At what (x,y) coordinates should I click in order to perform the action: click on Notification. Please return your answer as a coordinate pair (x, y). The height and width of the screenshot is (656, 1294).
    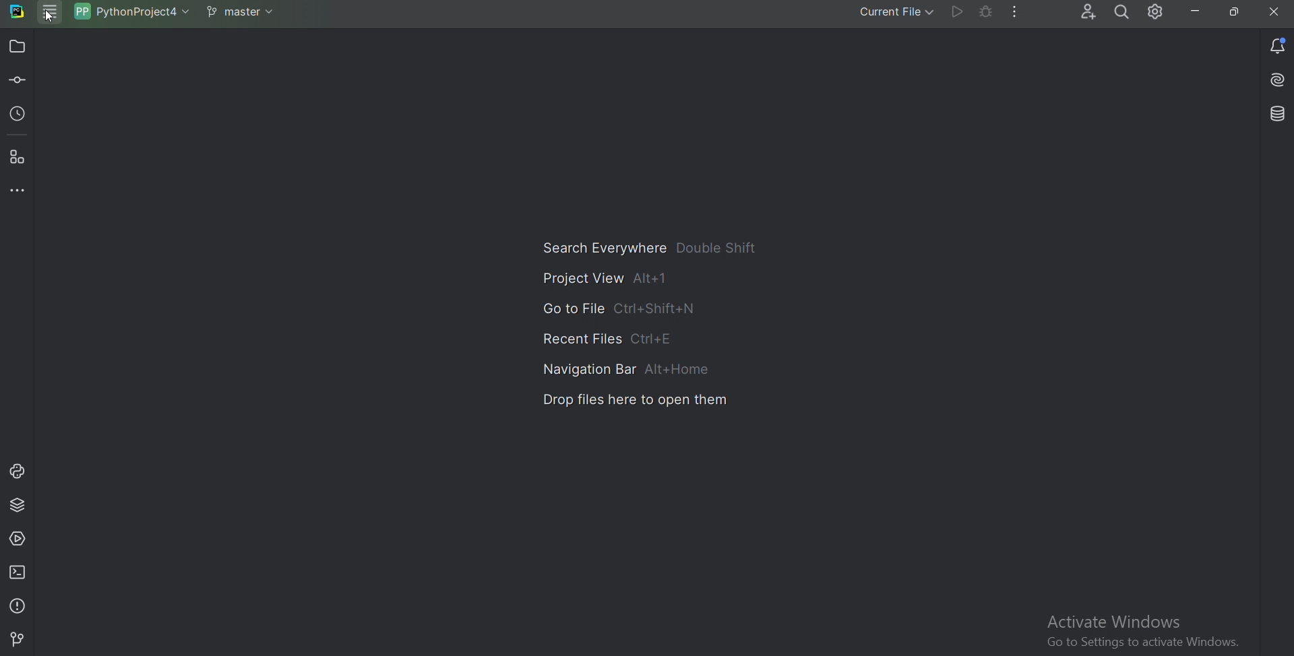
    Looking at the image, I should click on (1274, 46).